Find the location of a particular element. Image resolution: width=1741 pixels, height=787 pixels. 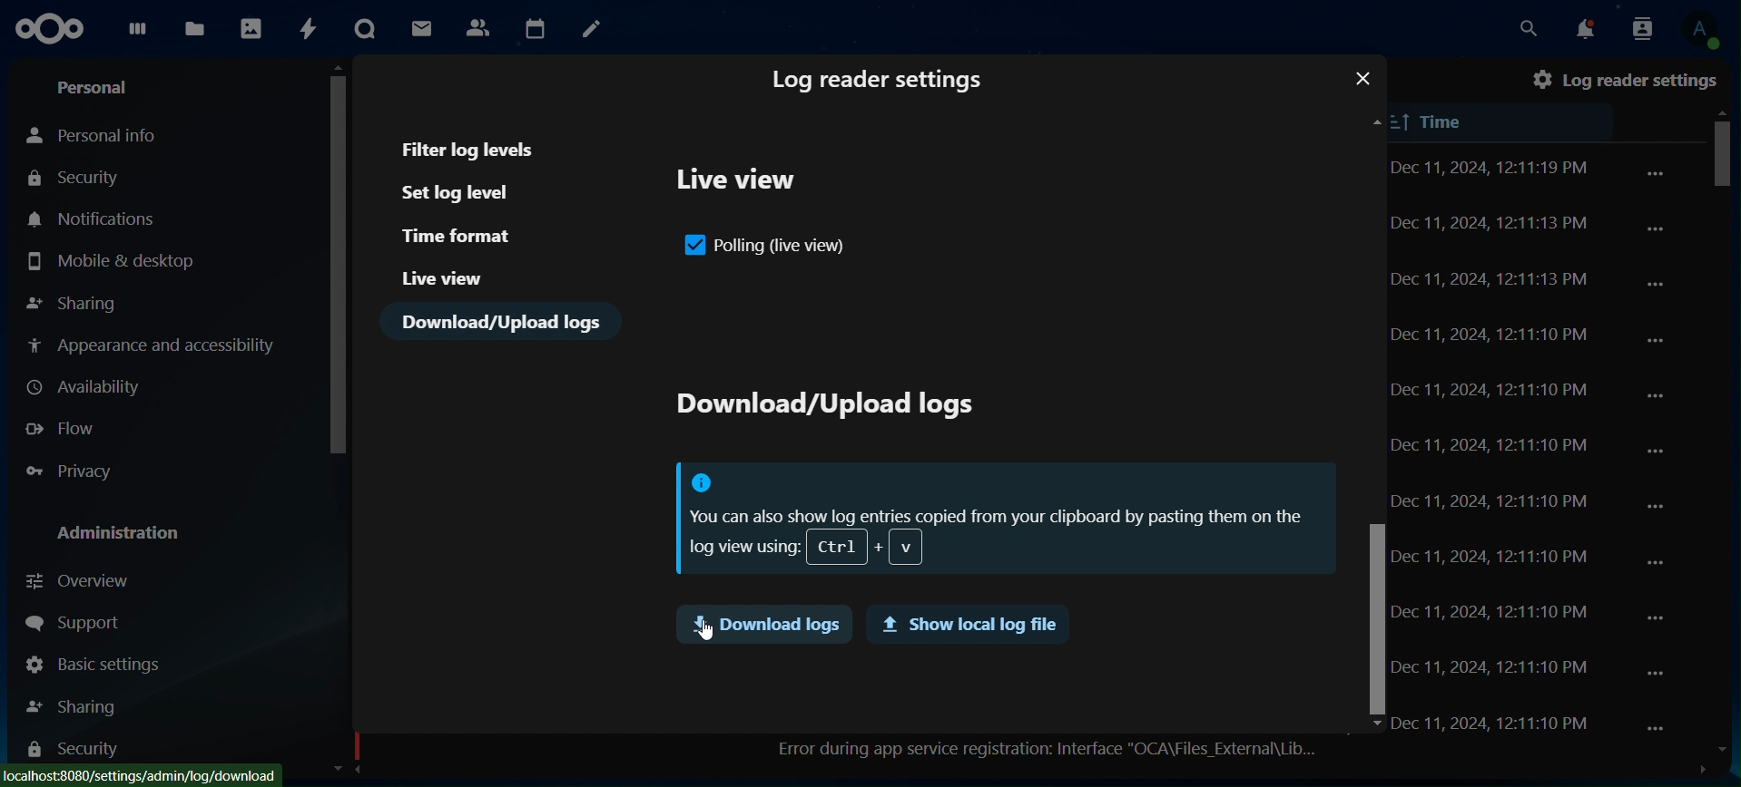

... is located at coordinates (1655, 617).